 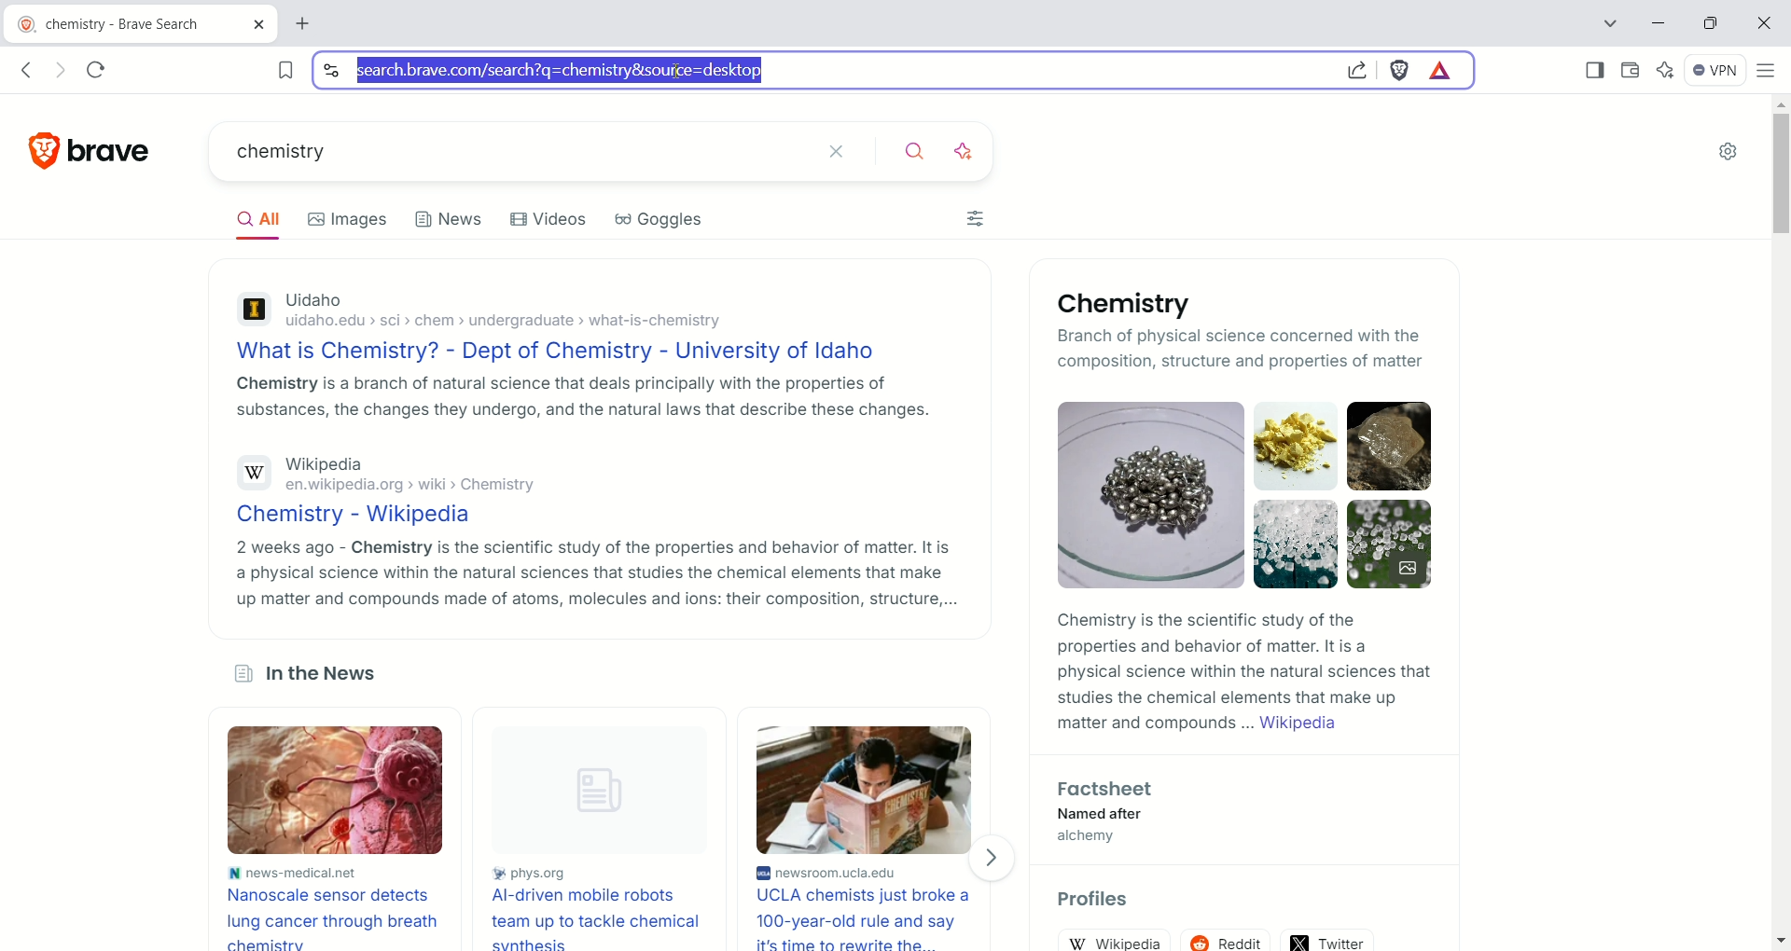 What do you see at coordinates (1770, 78) in the screenshot?
I see `customize and control Brave` at bounding box center [1770, 78].